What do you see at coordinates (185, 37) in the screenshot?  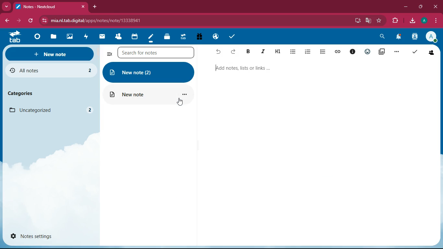 I see `tab` at bounding box center [185, 37].